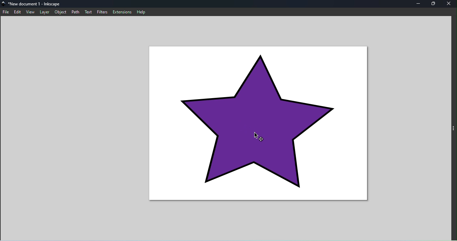  What do you see at coordinates (260, 126) in the screenshot?
I see `Canvas` at bounding box center [260, 126].